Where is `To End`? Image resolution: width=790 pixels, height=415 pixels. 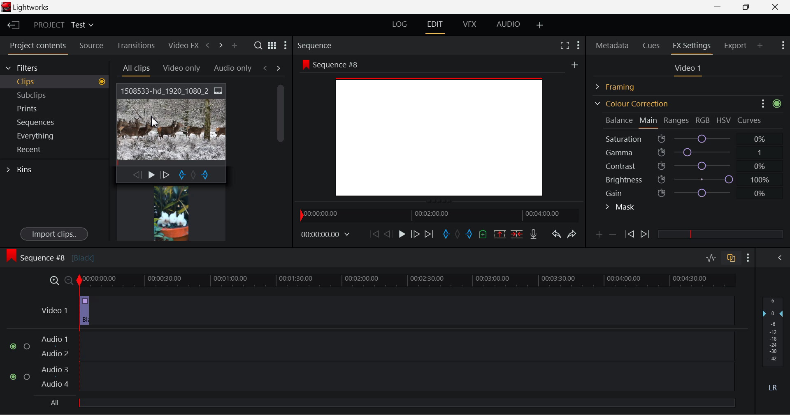
To End is located at coordinates (429, 234).